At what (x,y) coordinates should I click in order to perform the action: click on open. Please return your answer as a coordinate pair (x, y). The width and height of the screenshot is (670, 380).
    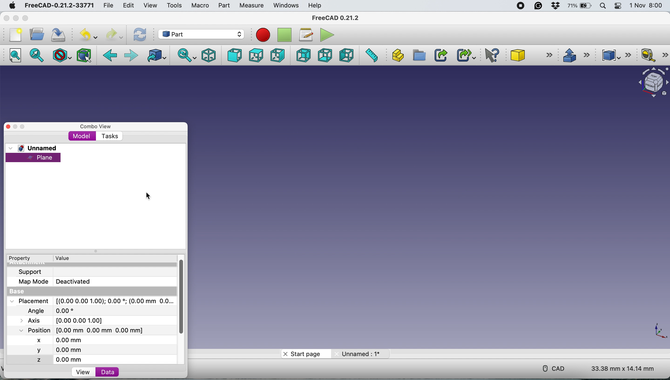
    Looking at the image, I should click on (37, 34).